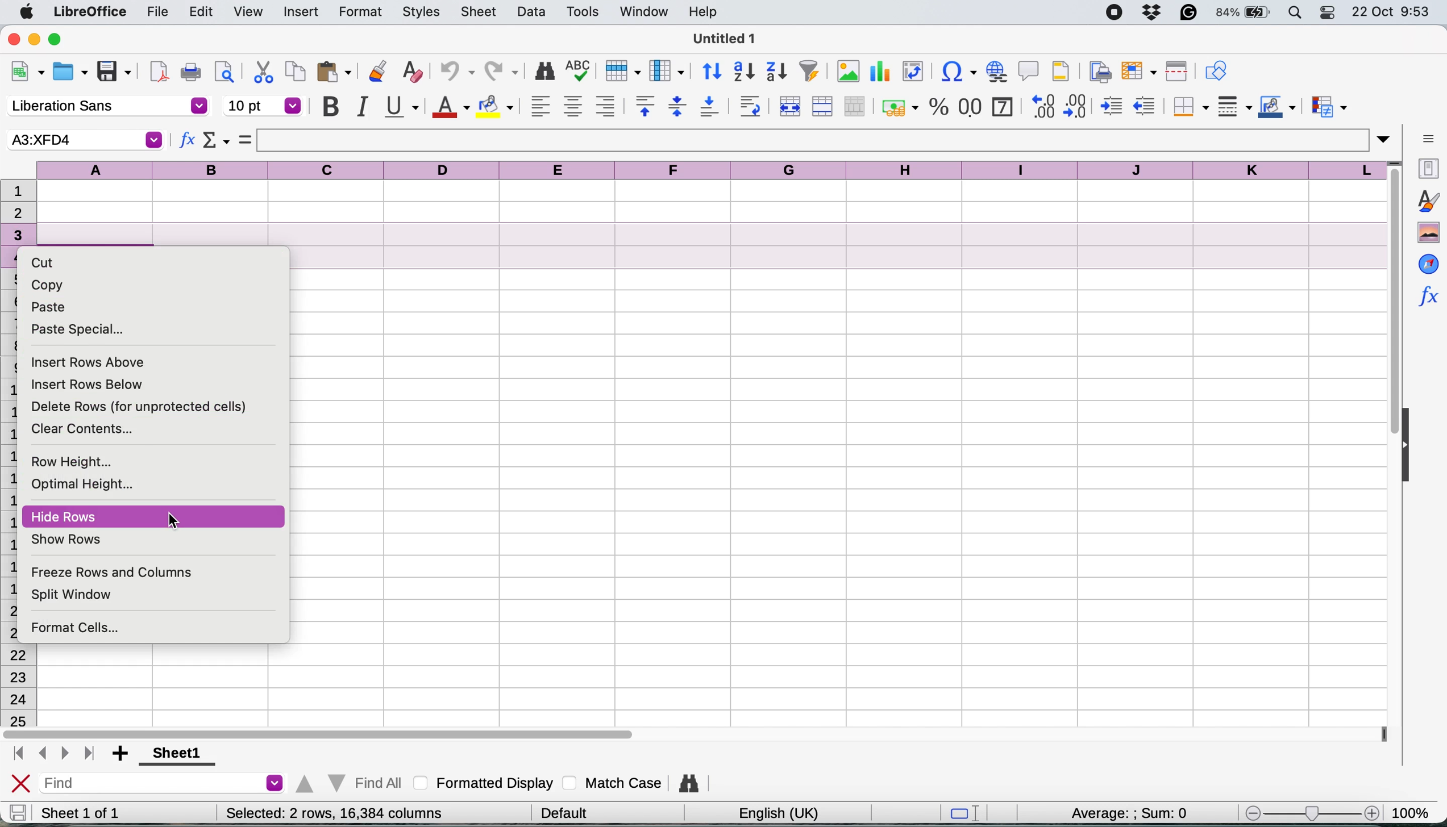 The width and height of the screenshot is (1447, 827). Describe the element at coordinates (691, 783) in the screenshot. I see `find and replace` at that location.